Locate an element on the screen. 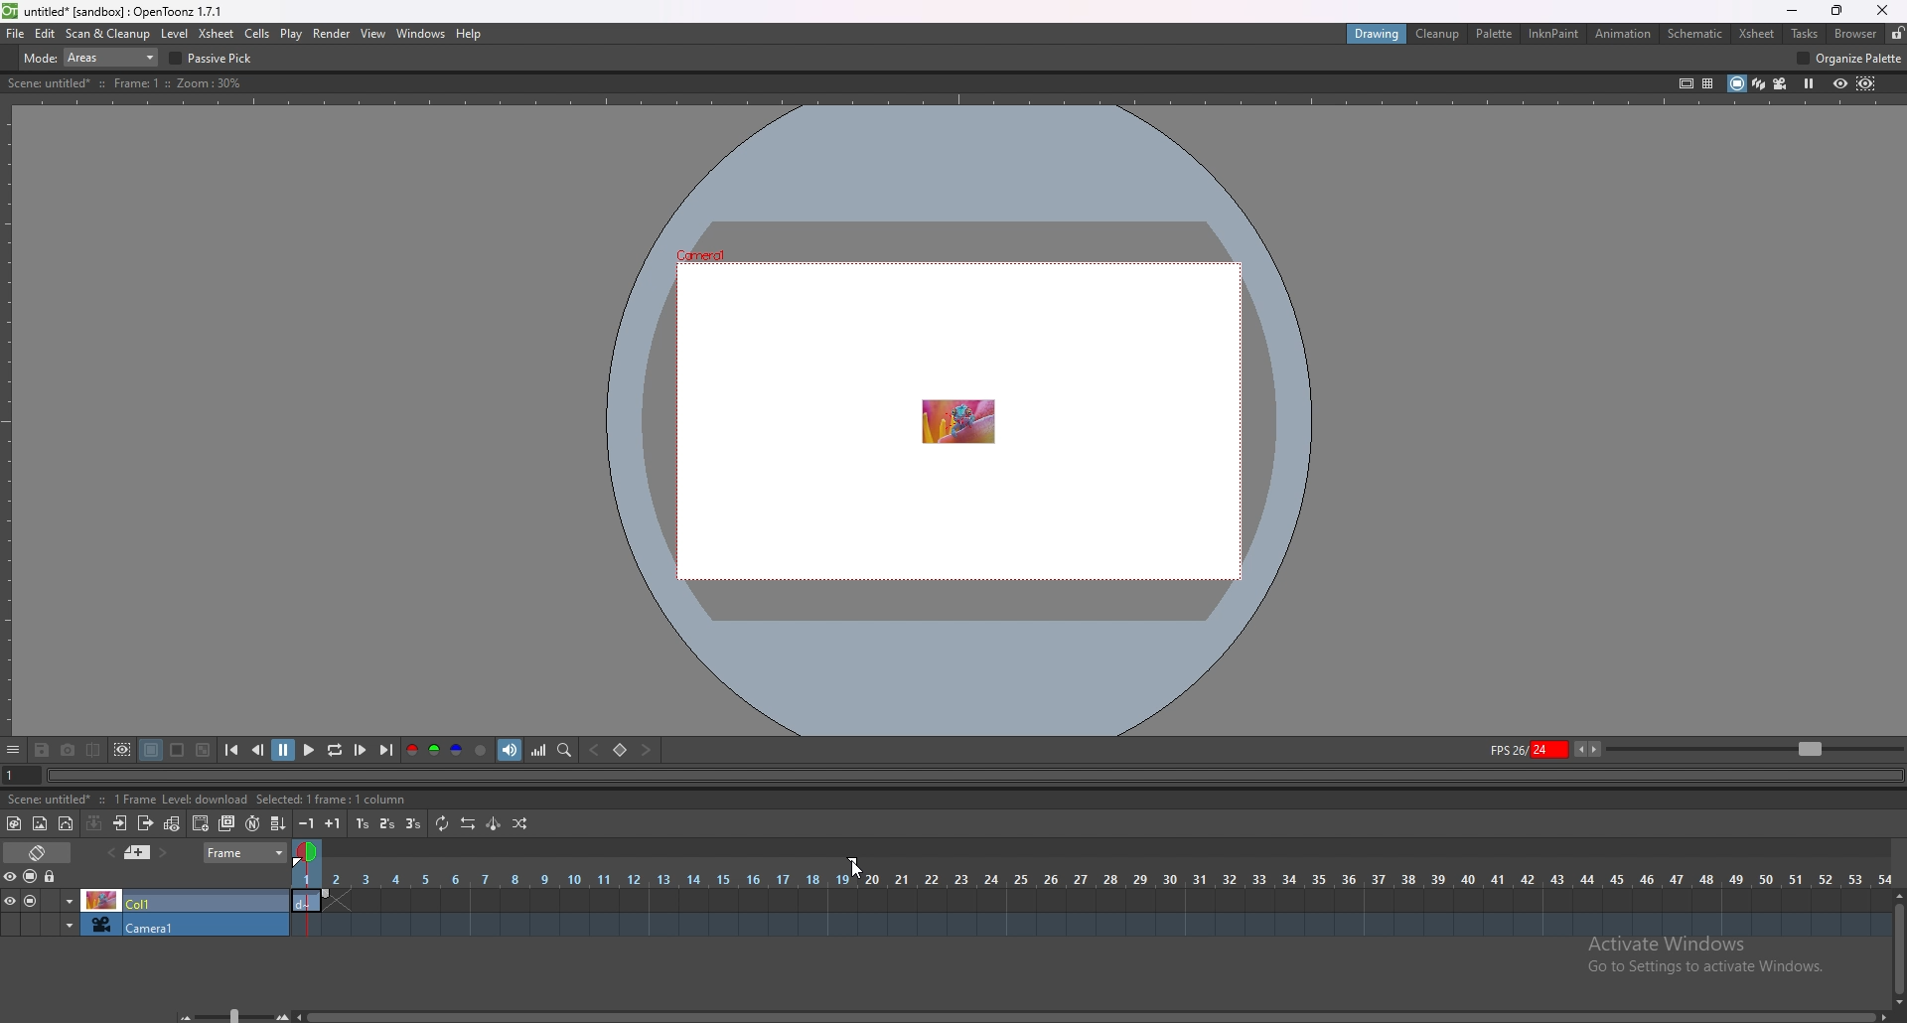 The height and width of the screenshot is (1023, 1907). time selection is located at coordinates (306, 851).